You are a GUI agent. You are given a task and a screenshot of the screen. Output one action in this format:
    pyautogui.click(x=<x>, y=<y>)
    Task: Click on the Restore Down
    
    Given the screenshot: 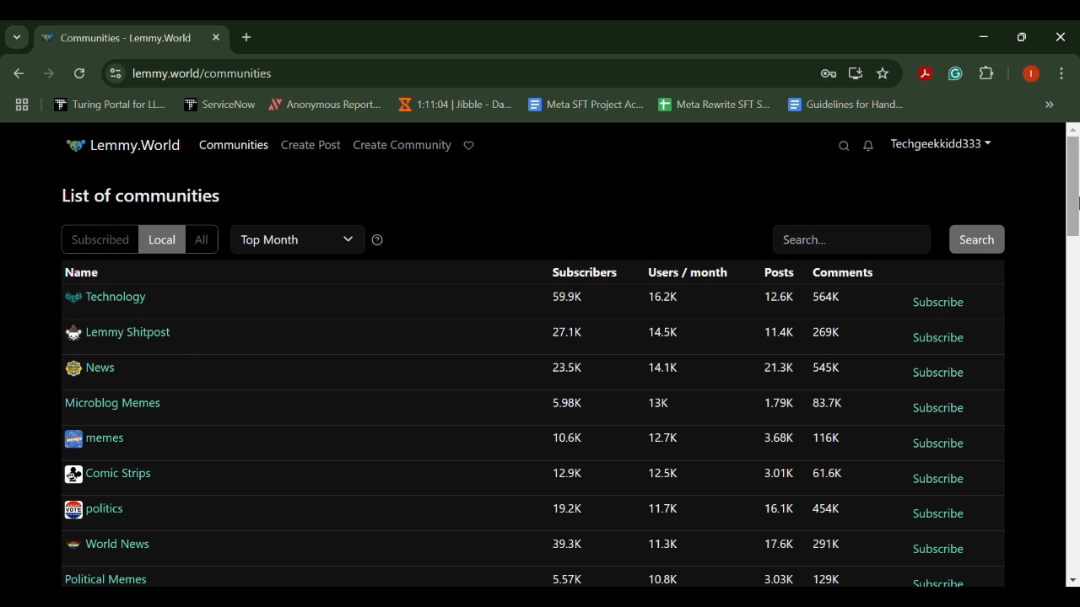 What is the action you would take?
    pyautogui.click(x=987, y=36)
    